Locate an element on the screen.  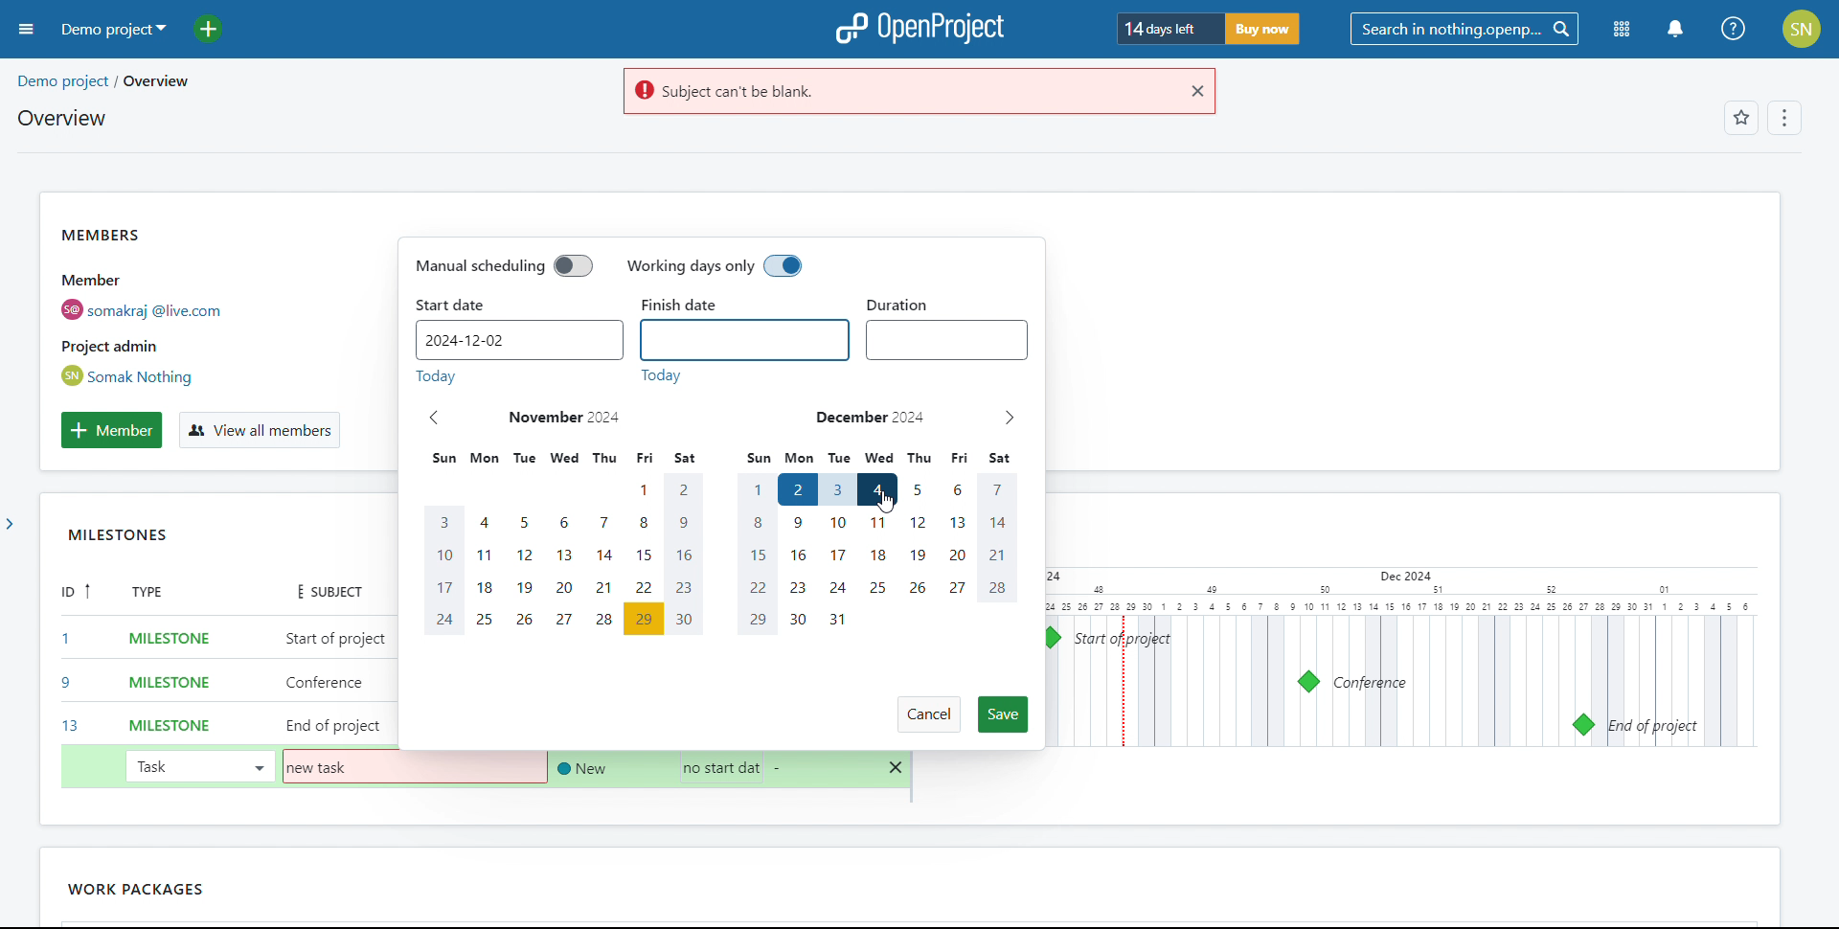
start date selected is located at coordinates (797, 489).